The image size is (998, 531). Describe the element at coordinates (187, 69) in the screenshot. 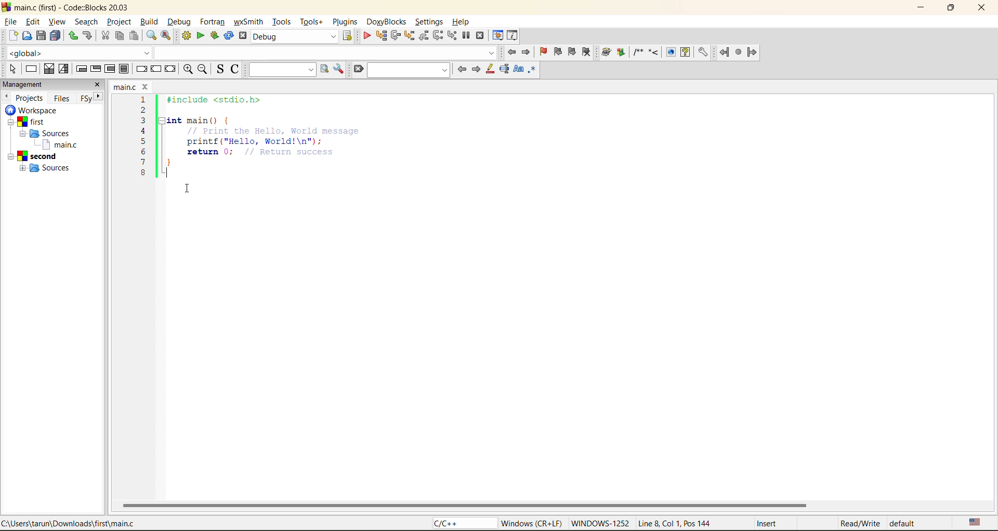

I see `zoom in` at that location.